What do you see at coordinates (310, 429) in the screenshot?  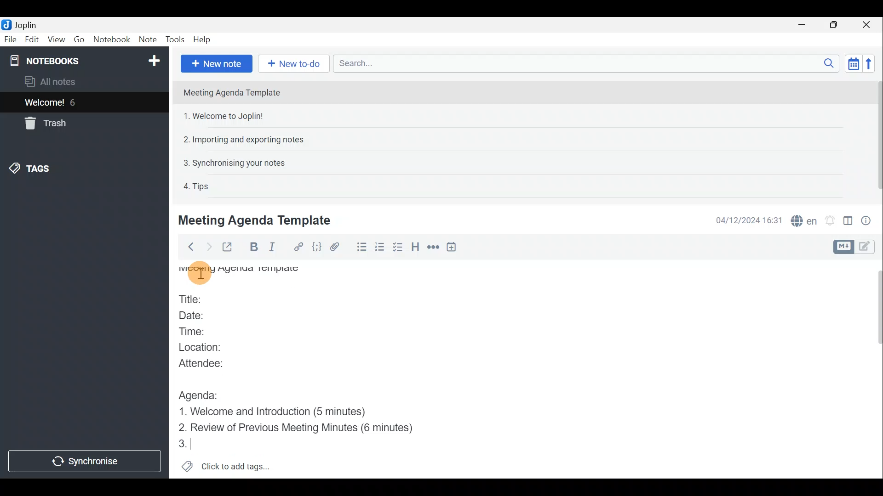 I see `Review of Previous Meeting Minutes (6 minutes)` at bounding box center [310, 429].